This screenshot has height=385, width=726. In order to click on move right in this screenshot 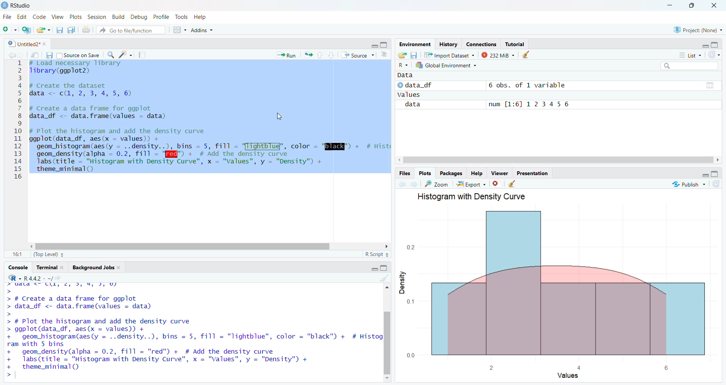, I will do `click(387, 246)`.